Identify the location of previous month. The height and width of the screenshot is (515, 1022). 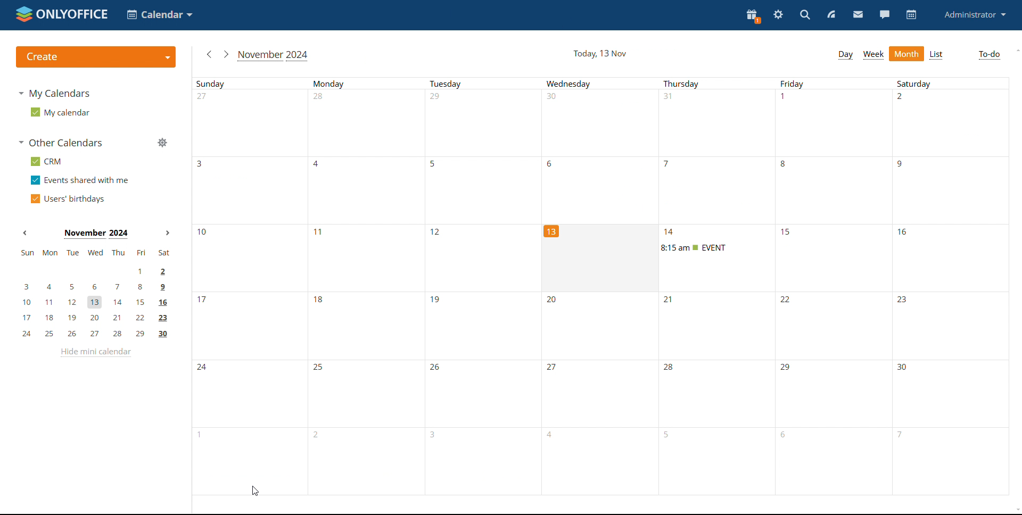
(208, 54).